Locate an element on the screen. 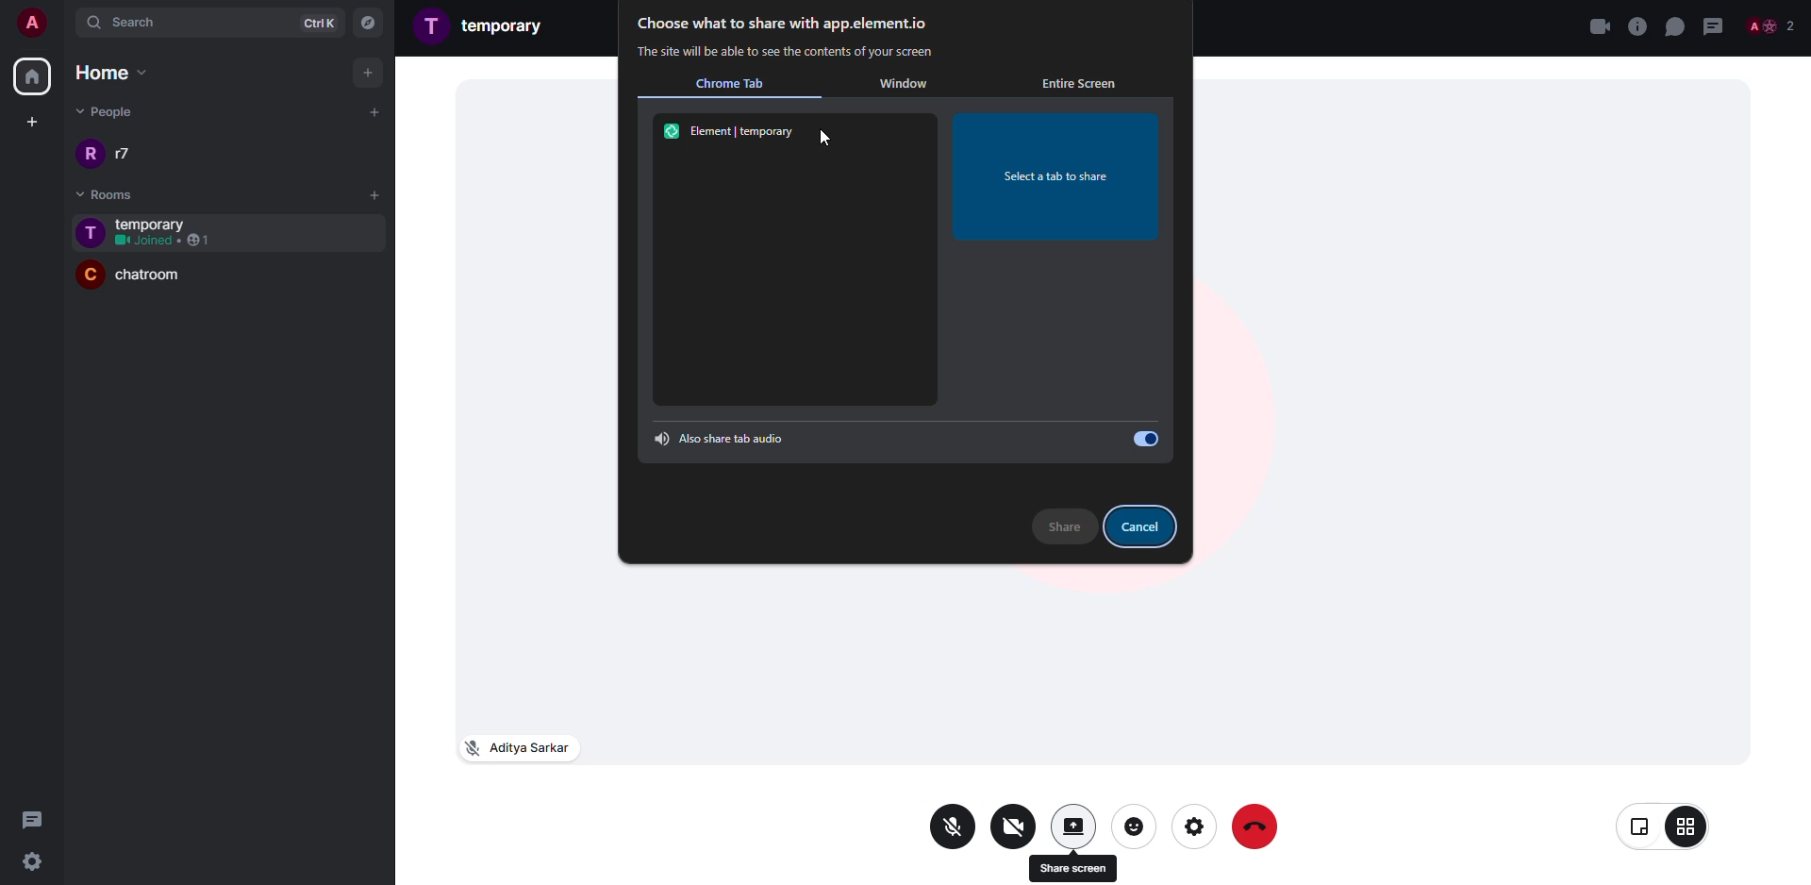  add is located at coordinates (371, 111).